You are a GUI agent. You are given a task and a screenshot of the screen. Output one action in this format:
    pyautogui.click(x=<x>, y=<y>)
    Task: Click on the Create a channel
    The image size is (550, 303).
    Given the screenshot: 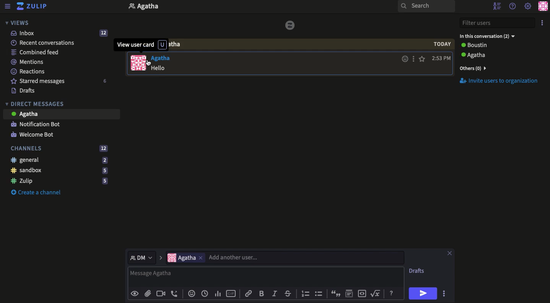 What is the action you would take?
    pyautogui.click(x=38, y=192)
    